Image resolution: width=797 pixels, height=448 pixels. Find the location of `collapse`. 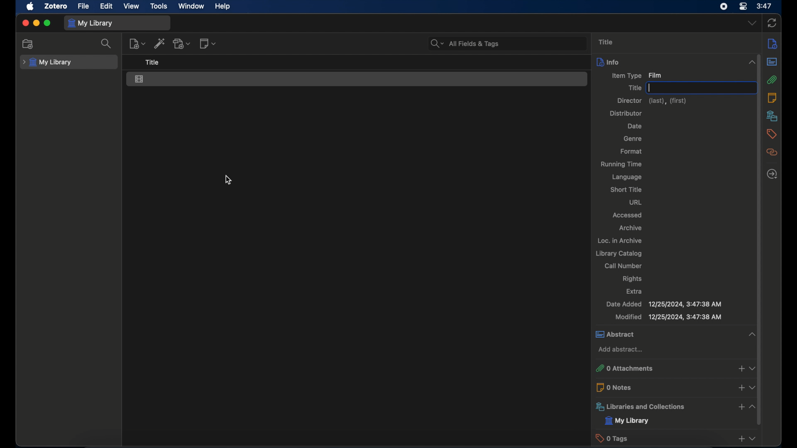

collapse is located at coordinates (751, 334).